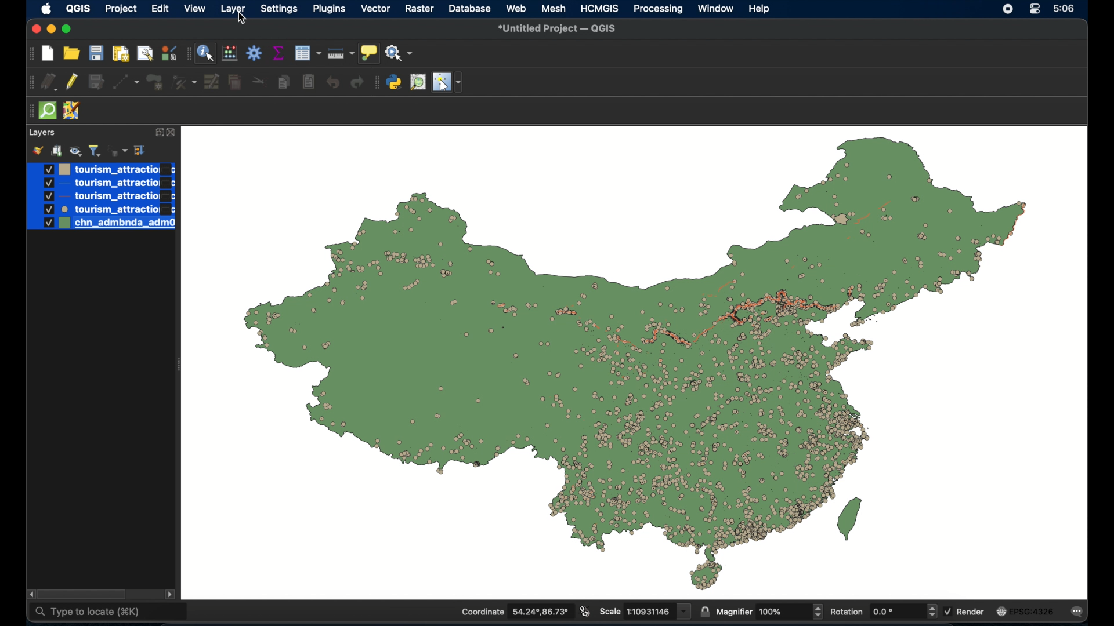 The height and width of the screenshot is (626, 1114). I want to click on measure line, so click(341, 52).